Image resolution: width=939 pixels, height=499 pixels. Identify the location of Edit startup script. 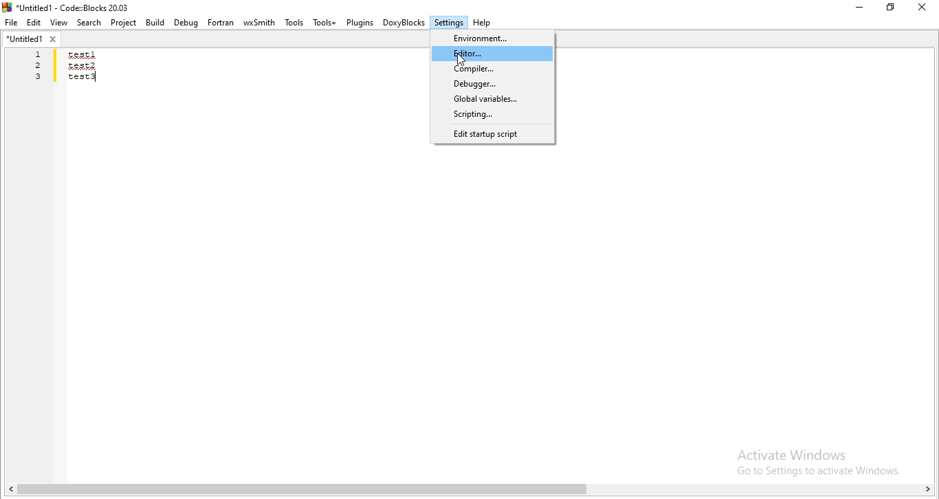
(491, 135).